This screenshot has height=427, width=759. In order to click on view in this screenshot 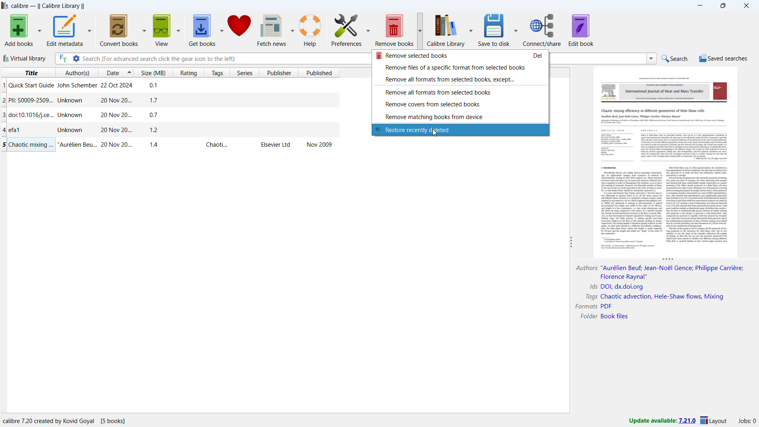, I will do `click(163, 30)`.